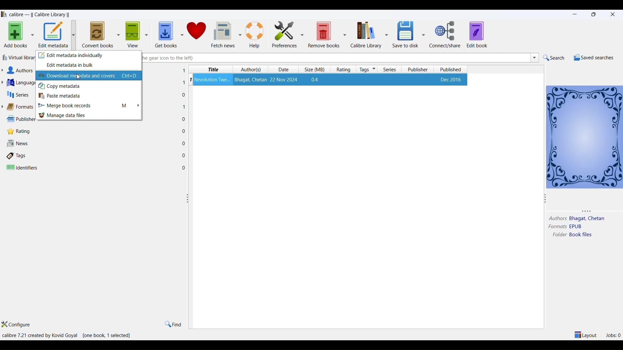 Image resolution: width=623 pixels, height=350 pixels. What do you see at coordinates (251, 69) in the screenshot?
I see `authors` at bounding box center [251, 69].